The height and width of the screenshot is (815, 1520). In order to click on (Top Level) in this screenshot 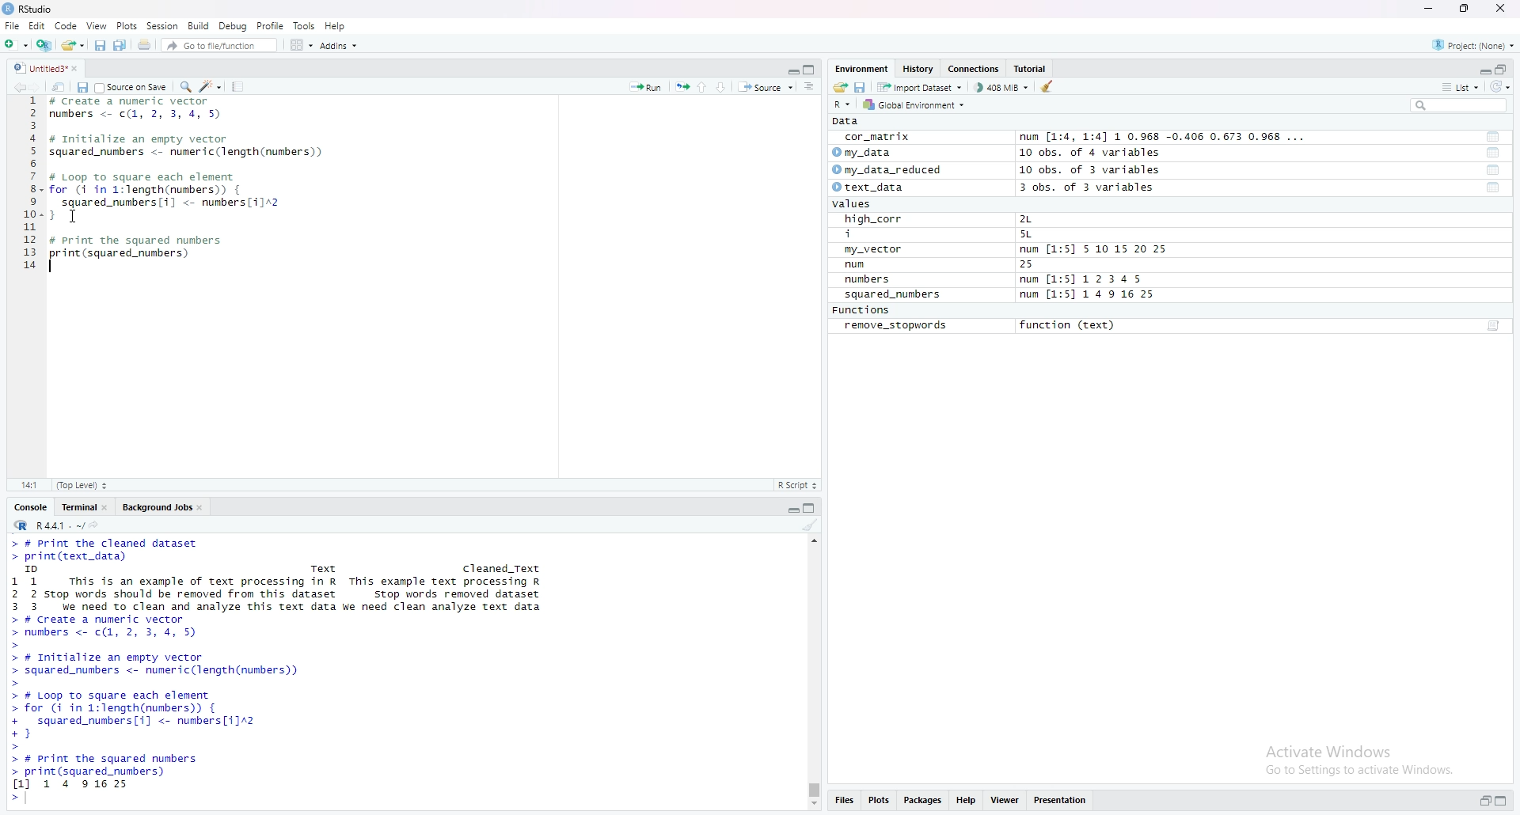, I will do `click(82, 485)`.